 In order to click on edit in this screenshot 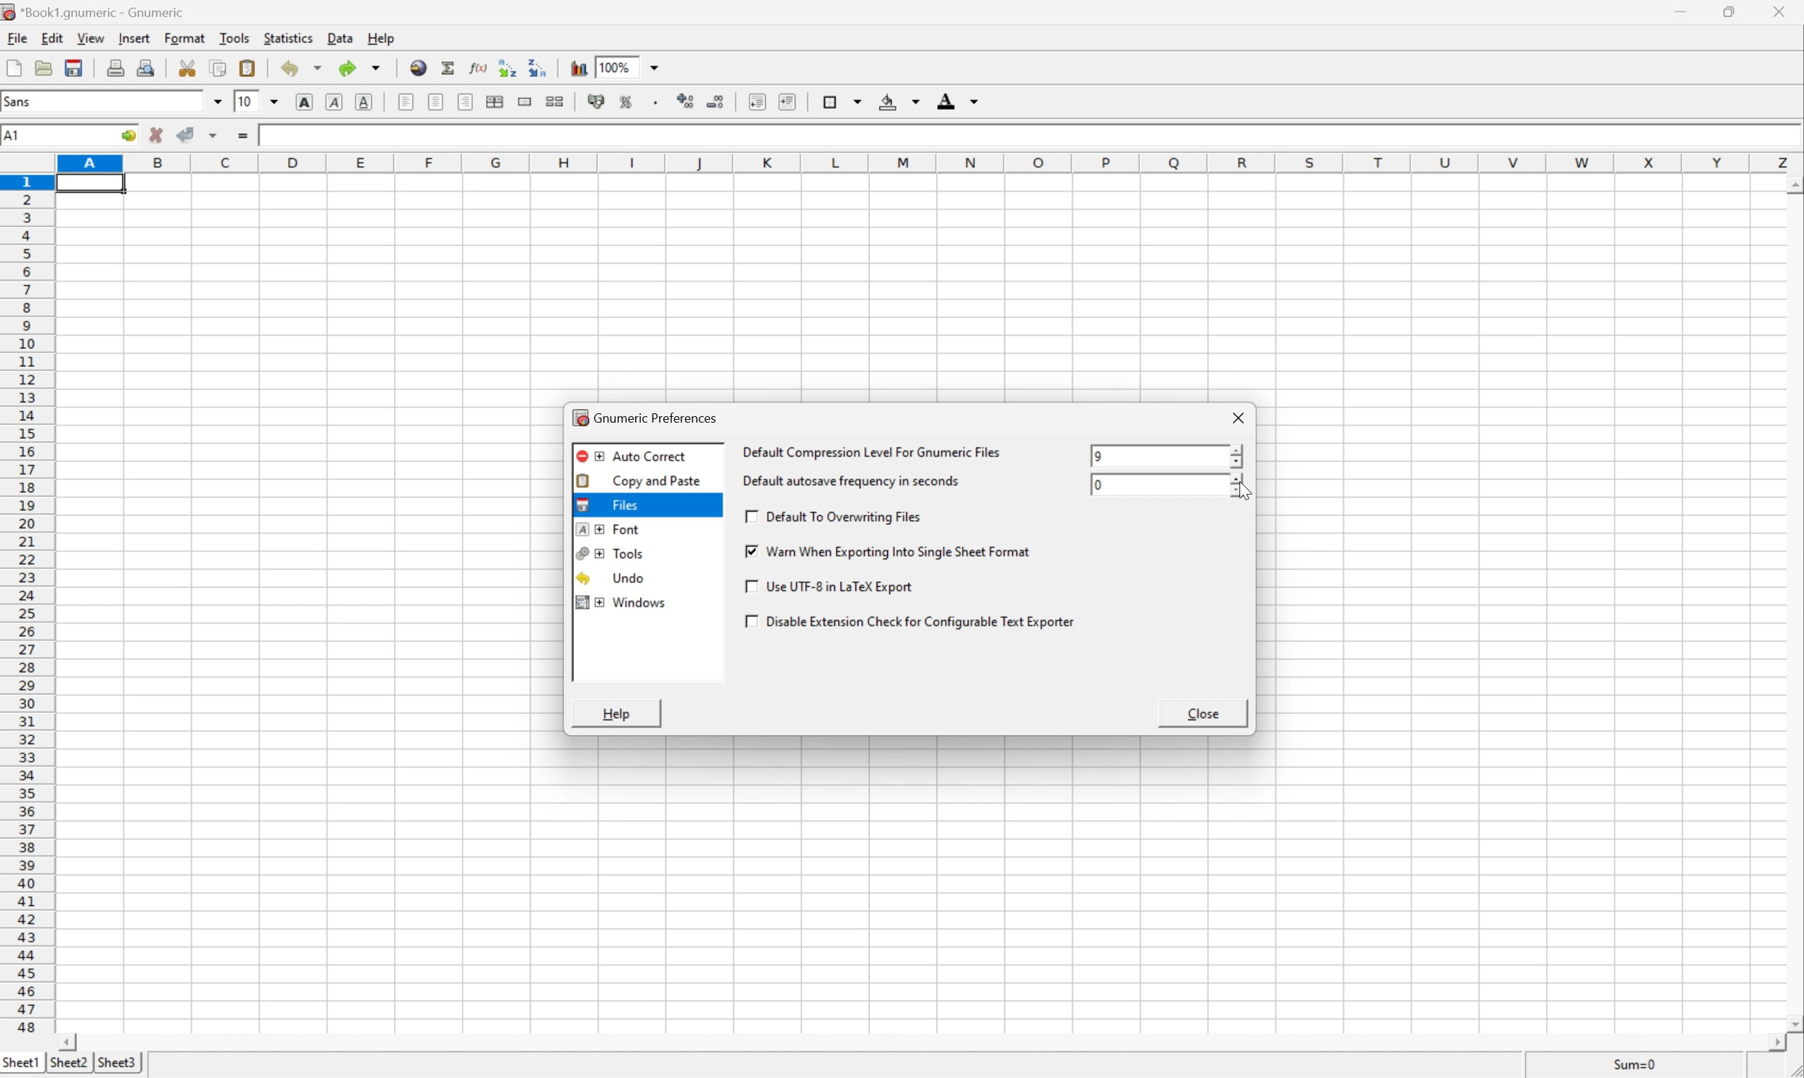, I will do `click(51, 38)`.